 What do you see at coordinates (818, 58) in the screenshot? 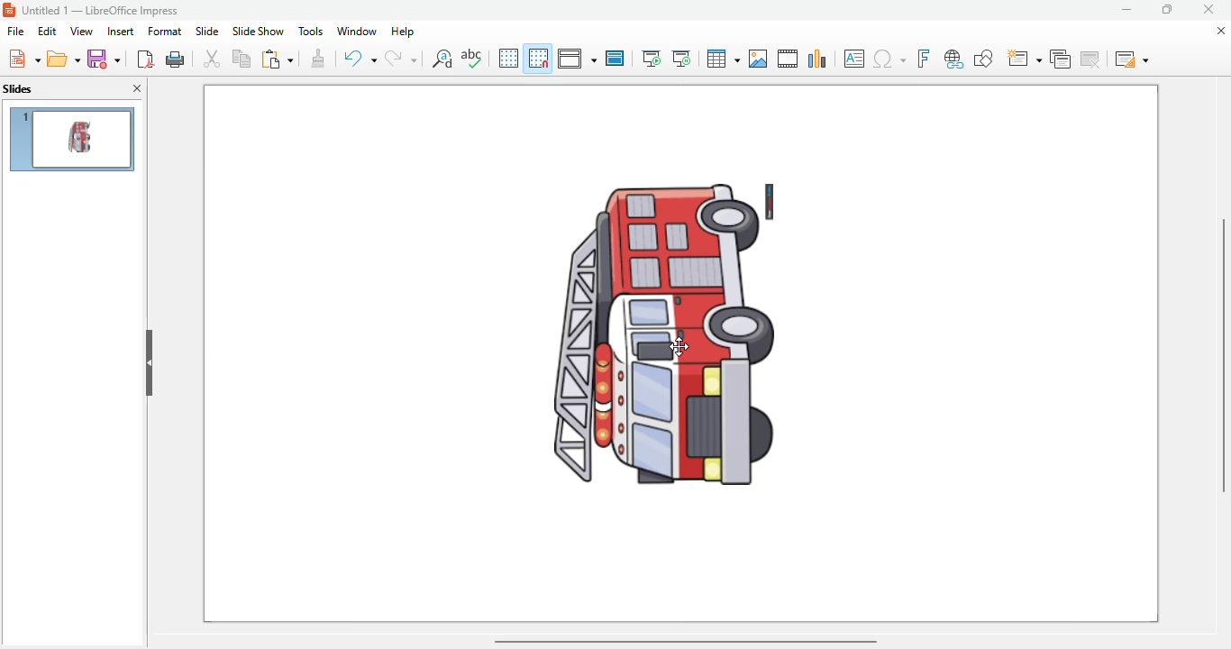
I see `insert chart` at bounding box center [818, 58].